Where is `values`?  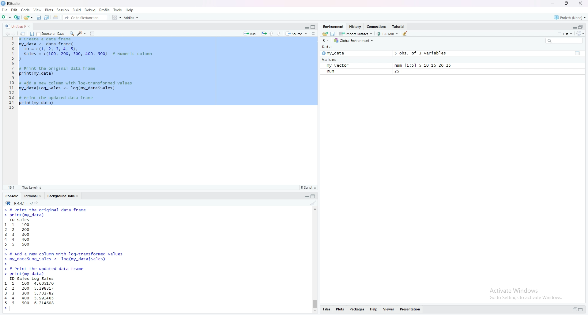 values is located at coordinates (330, 60).